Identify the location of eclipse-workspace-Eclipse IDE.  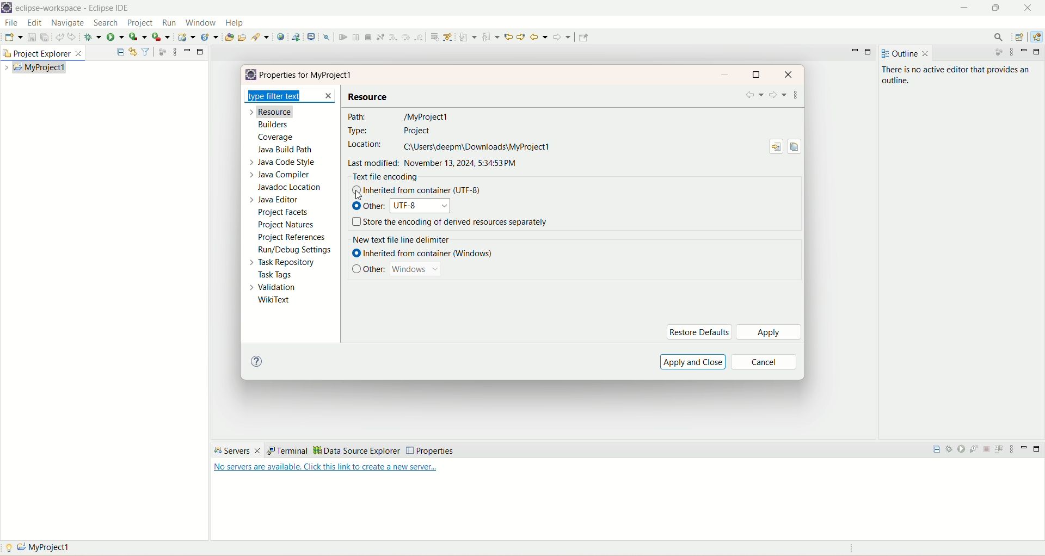
(74, 8).